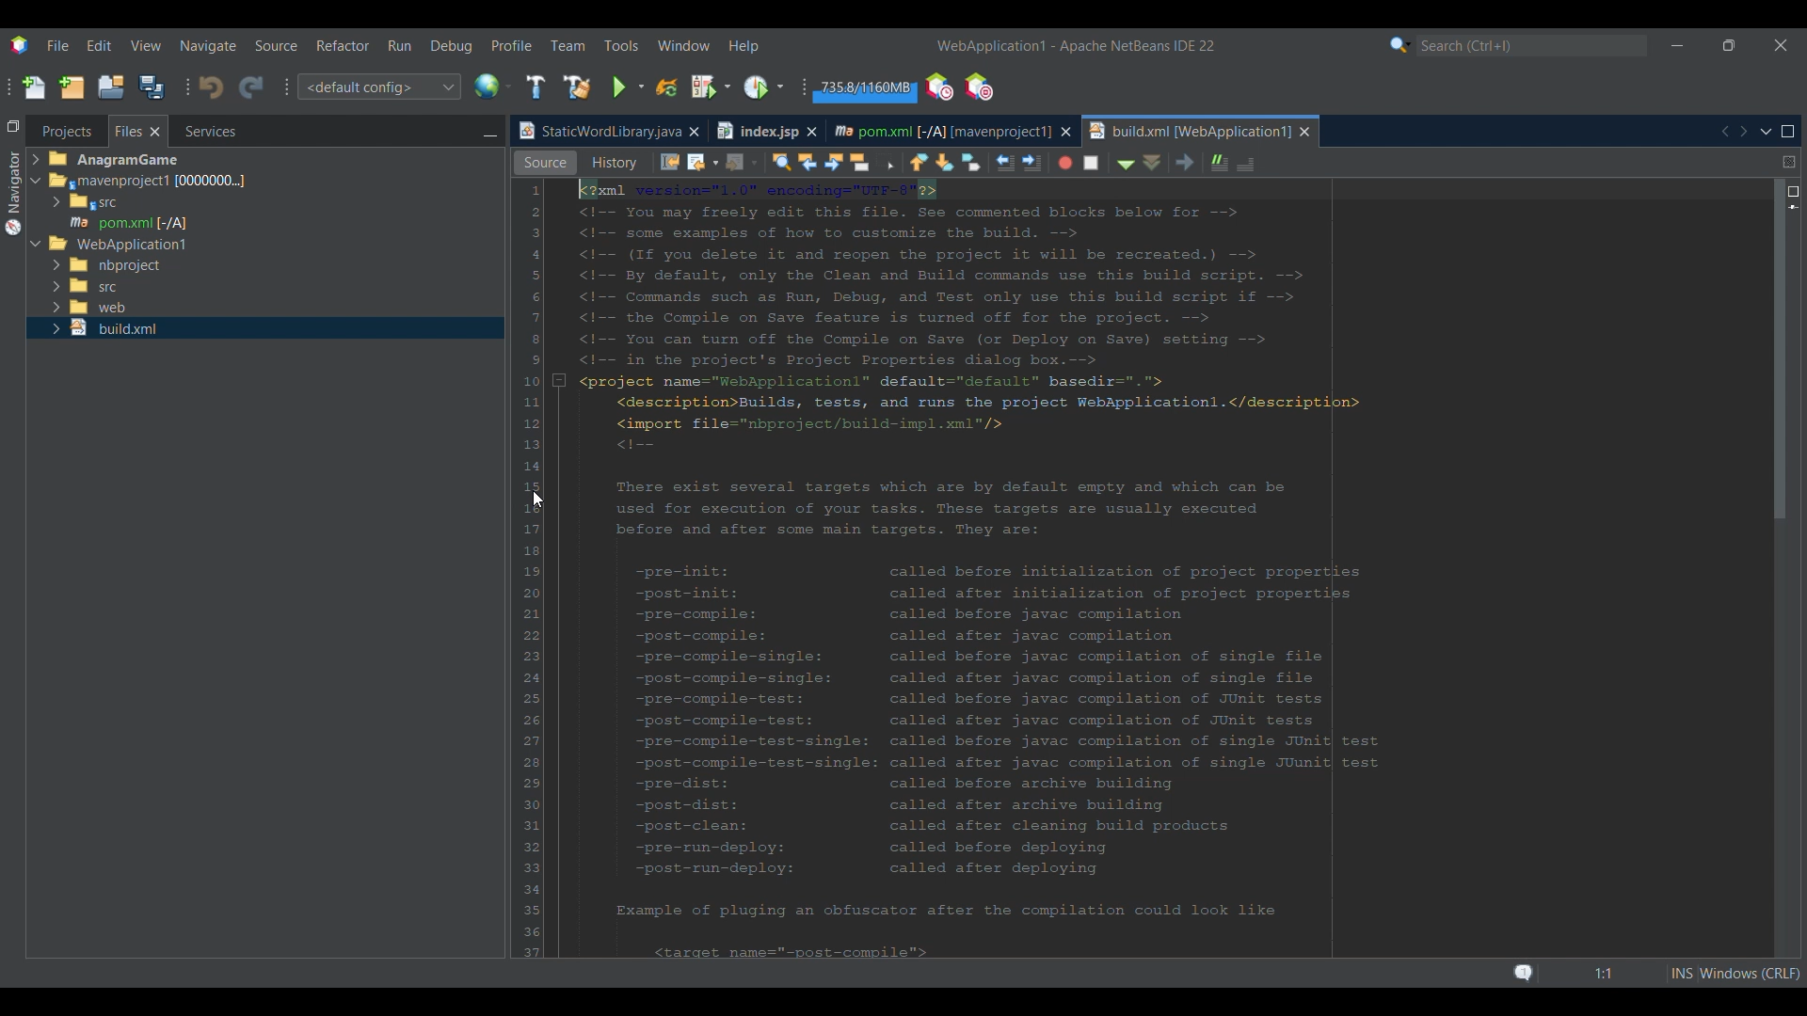 The height and width of the screenshot is (1016, 1807). Describe the element at coordinates (990, 45) in the screenshot. I see `Project name changed` at that location.